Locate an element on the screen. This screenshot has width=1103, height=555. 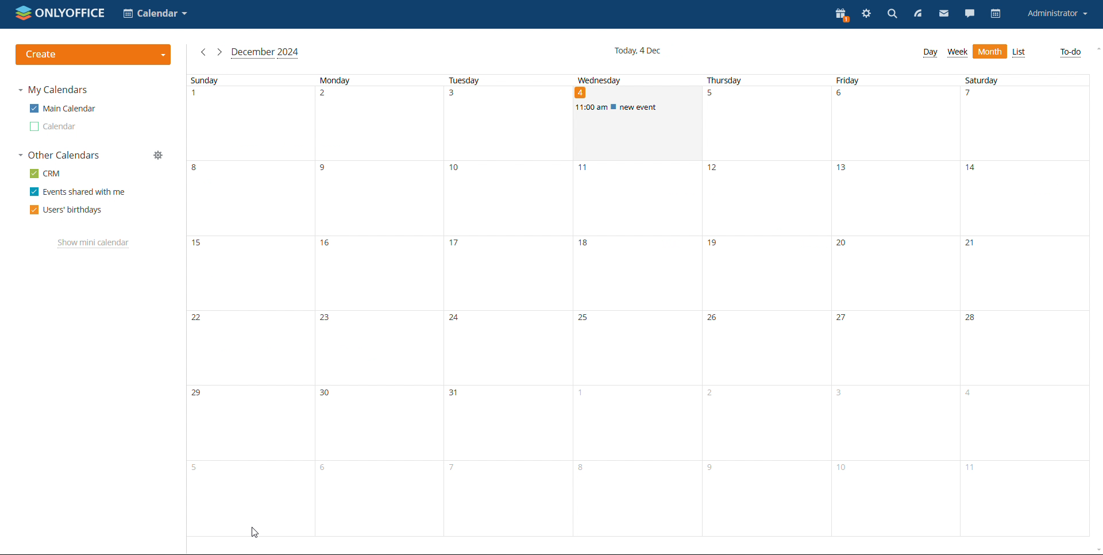
current date is located at coordinates (638, 51).